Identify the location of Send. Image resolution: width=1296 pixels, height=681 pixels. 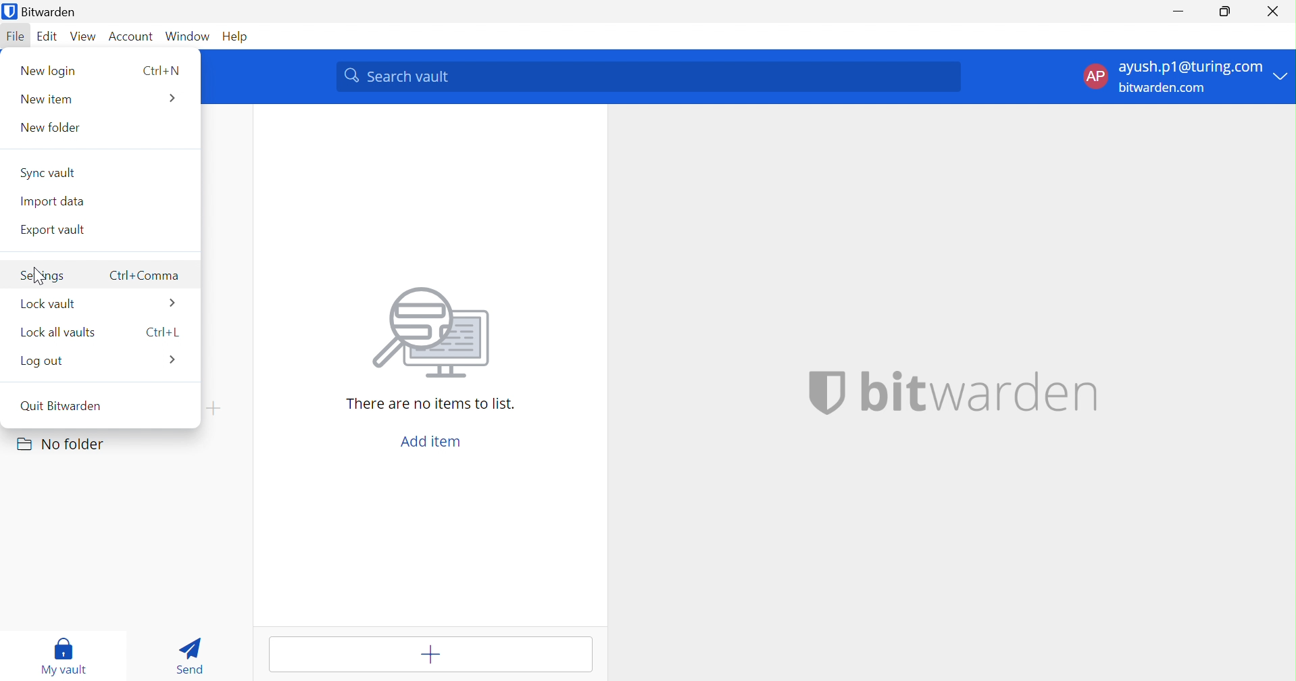
(192, 655).